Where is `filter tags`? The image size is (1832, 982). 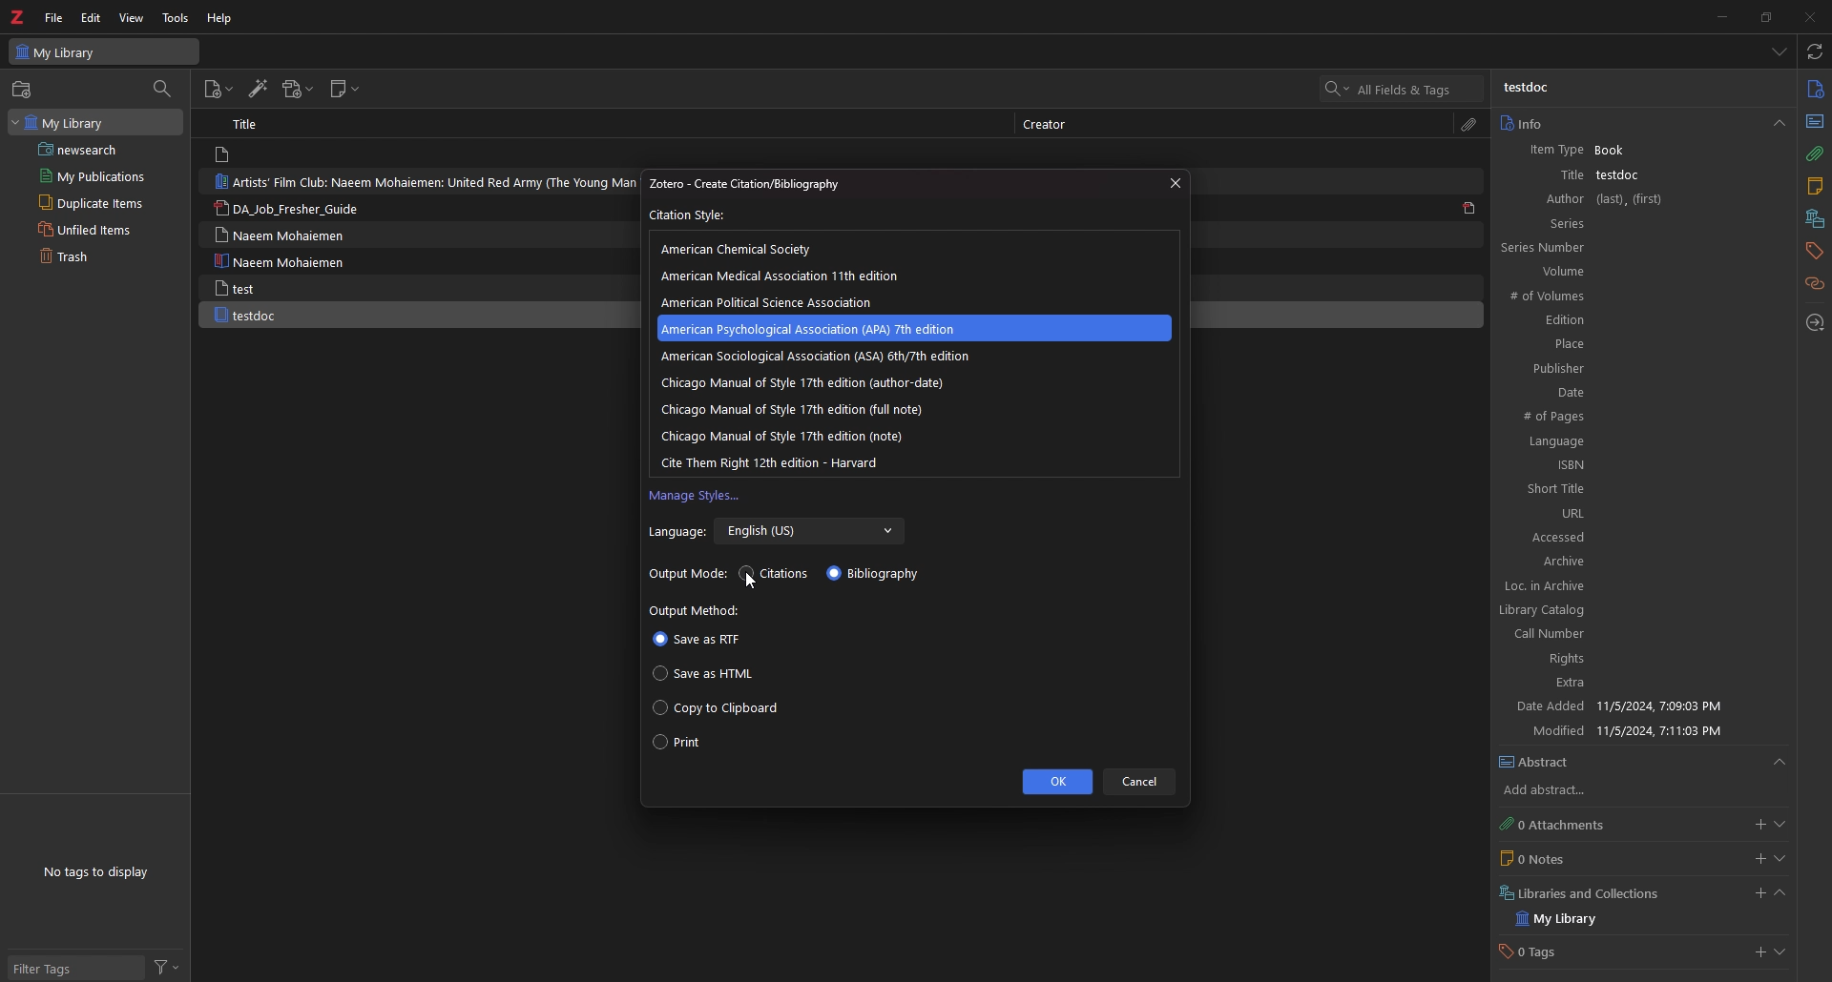
filter tags is located at coordinates (73, 970).